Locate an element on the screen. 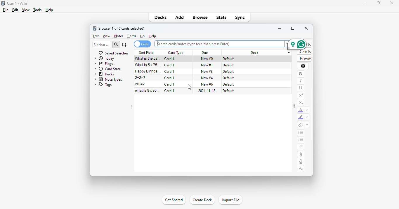 The width and height of the screenshot is (399, 209). fields is located at coordinates (304, 45).